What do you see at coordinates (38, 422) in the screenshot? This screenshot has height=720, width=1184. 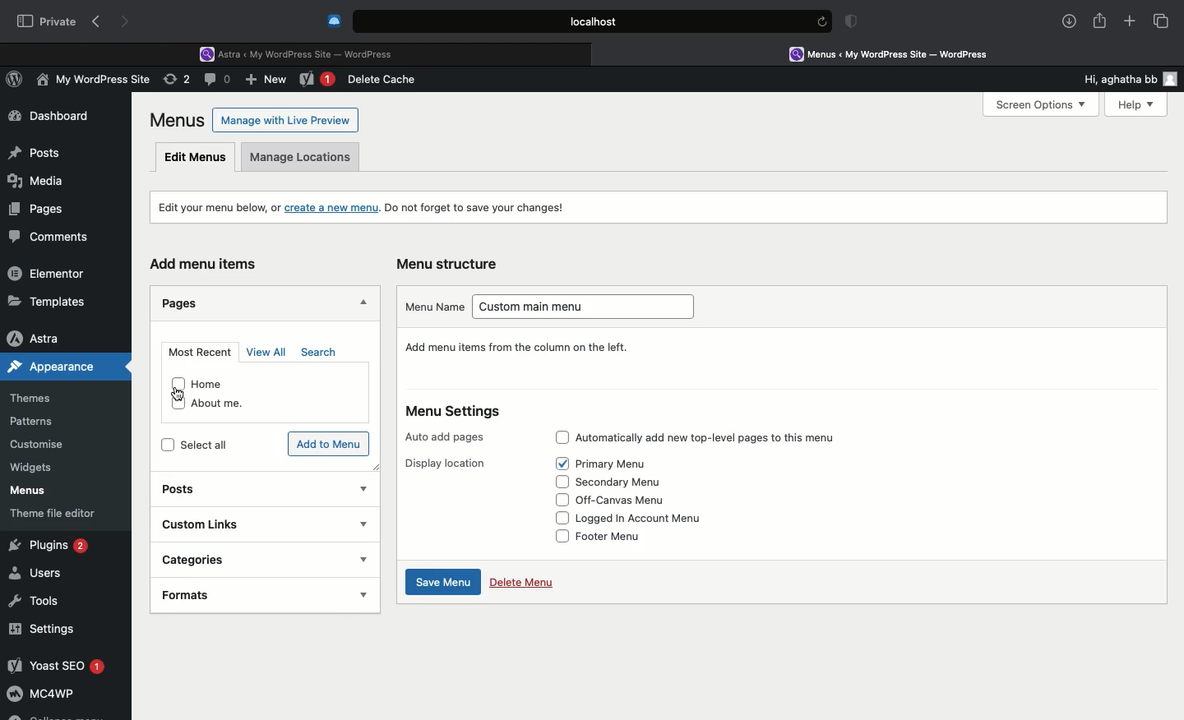 I see `Patterns` at bounding box center [38, 422].